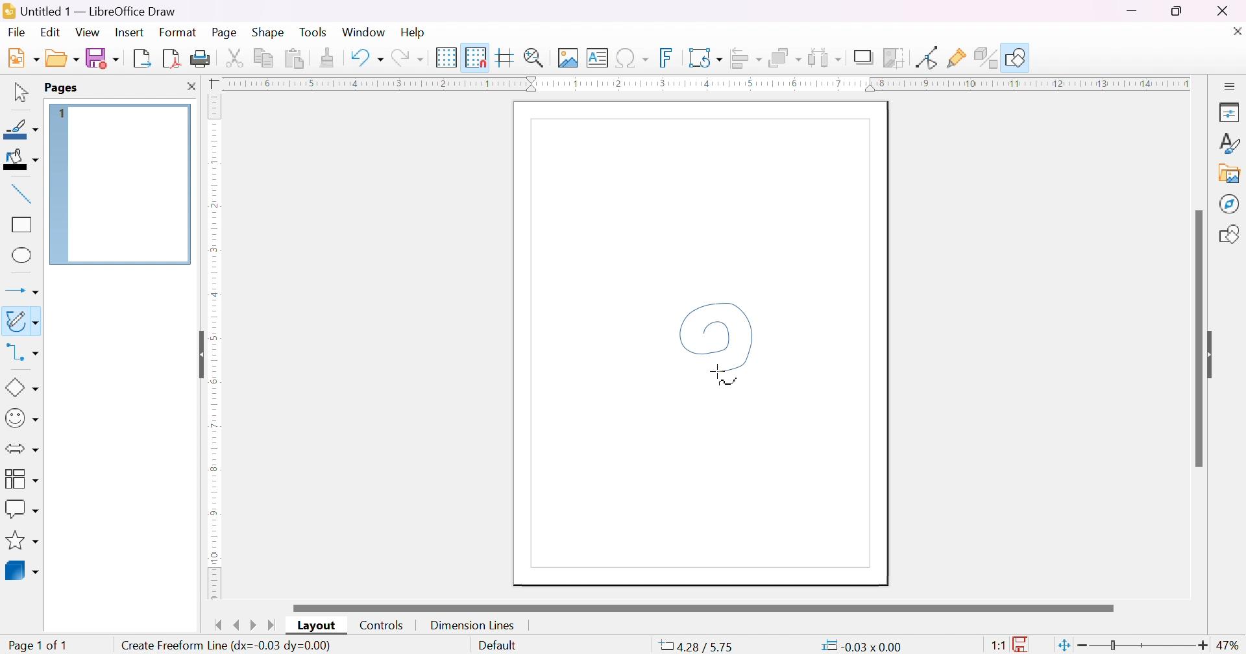  Describe the element at coordinates (64, 58) in the screenshot. I see `open` at that location.